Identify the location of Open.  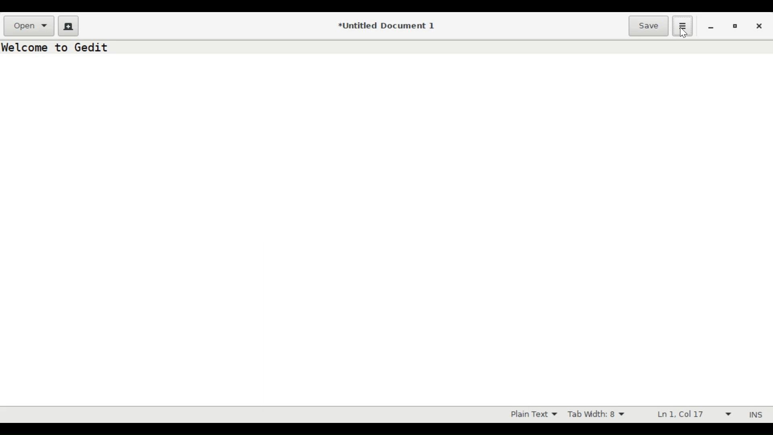
(29, 26).